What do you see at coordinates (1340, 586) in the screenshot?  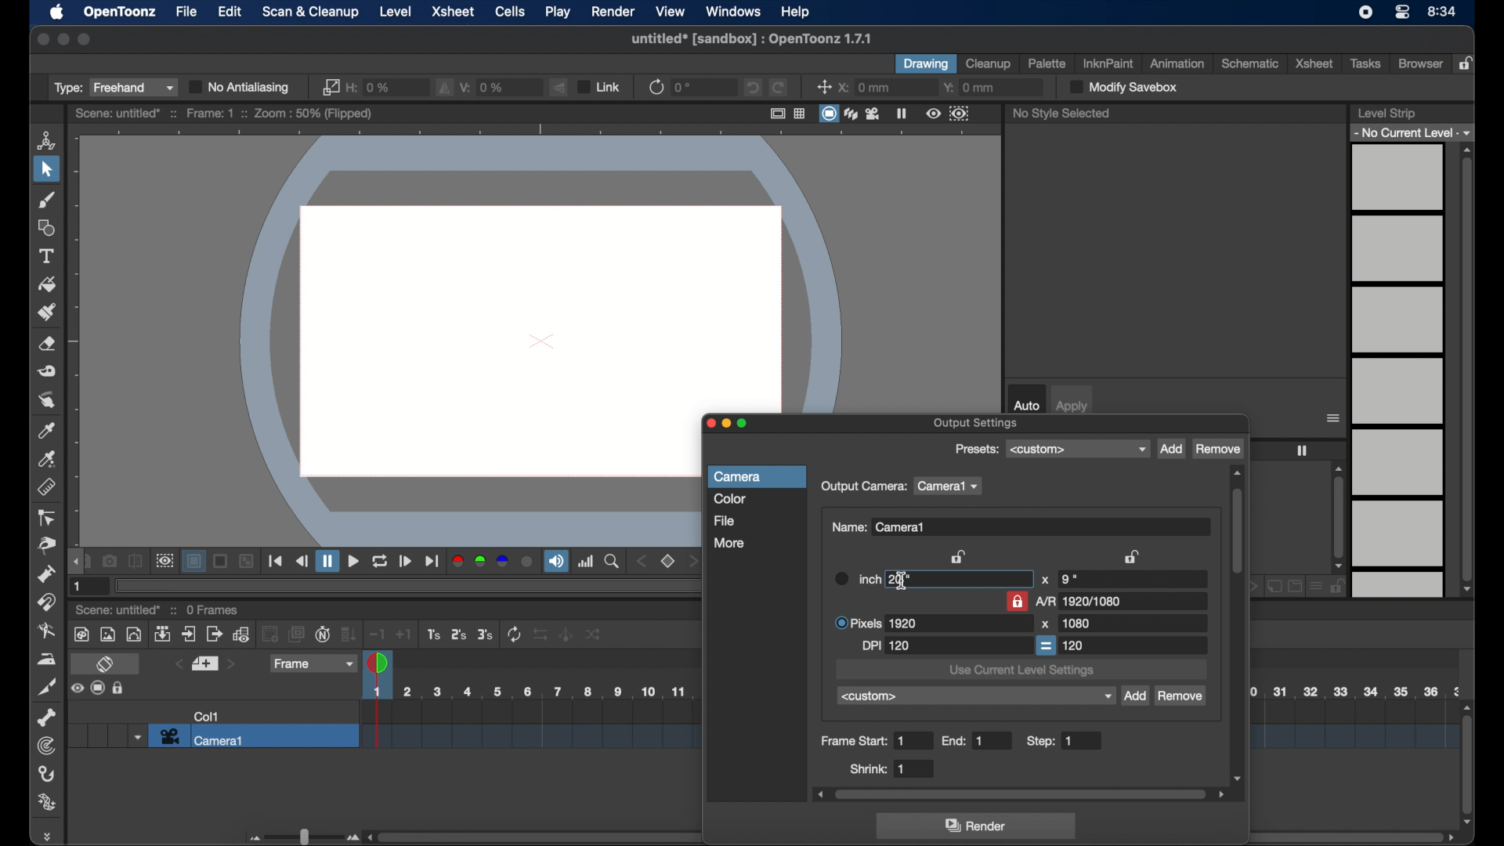 I see `` at bounding box center [1340, 586].